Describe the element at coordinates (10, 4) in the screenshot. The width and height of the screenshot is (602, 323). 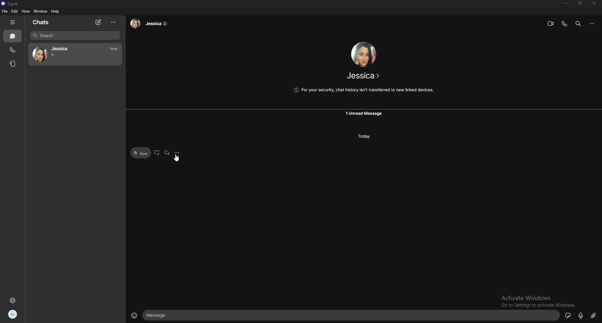
I see `signal` at that location.